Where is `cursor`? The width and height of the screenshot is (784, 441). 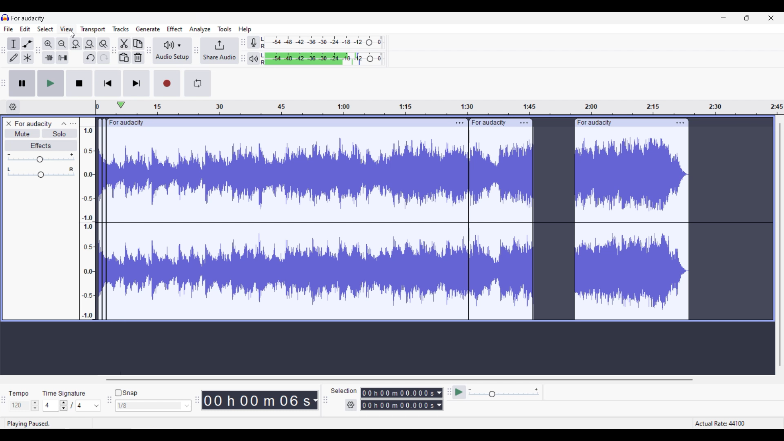
cursor is located at coordinates (72, 35).